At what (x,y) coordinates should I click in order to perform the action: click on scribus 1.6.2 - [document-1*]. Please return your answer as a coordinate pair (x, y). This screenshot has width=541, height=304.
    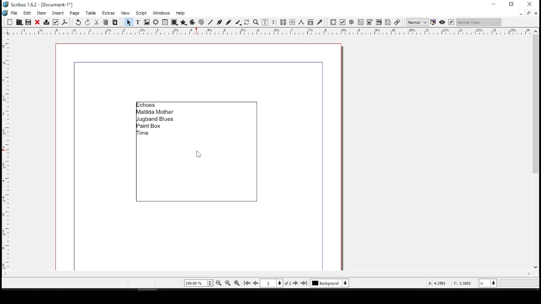
    Looking at the image, I should click on (43, 4).